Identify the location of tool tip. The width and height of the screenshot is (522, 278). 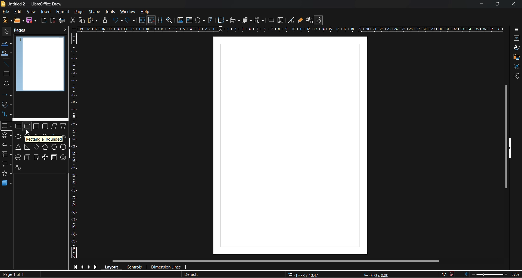
(43, 140).